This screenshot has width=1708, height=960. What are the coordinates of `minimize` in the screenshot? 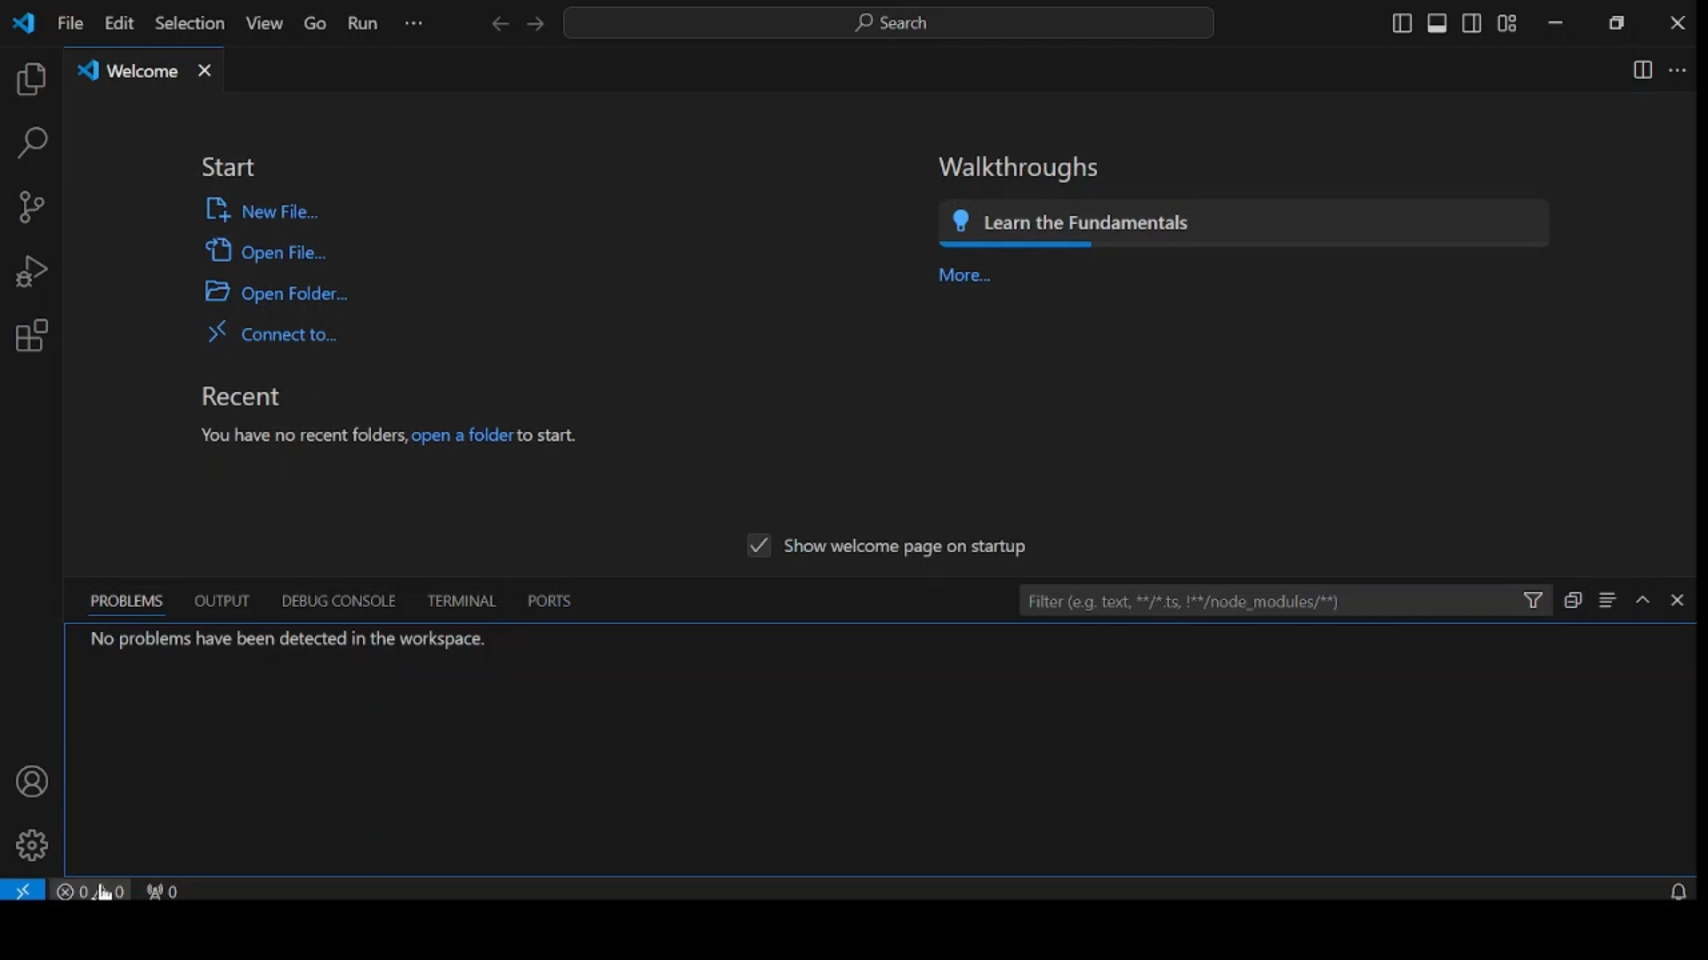 It's located at (1556, 23).